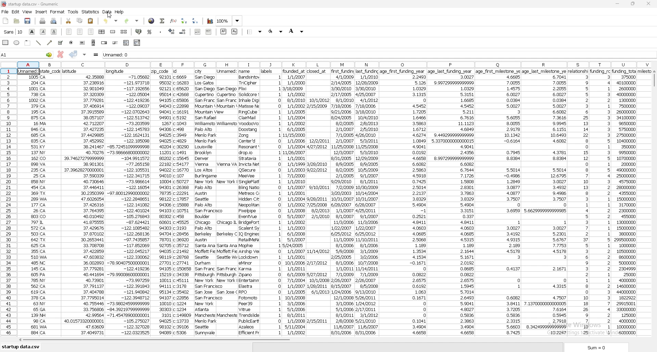 The height and width of the screenshot is (352, 657). I want to click on cell input, so click(378, 55).